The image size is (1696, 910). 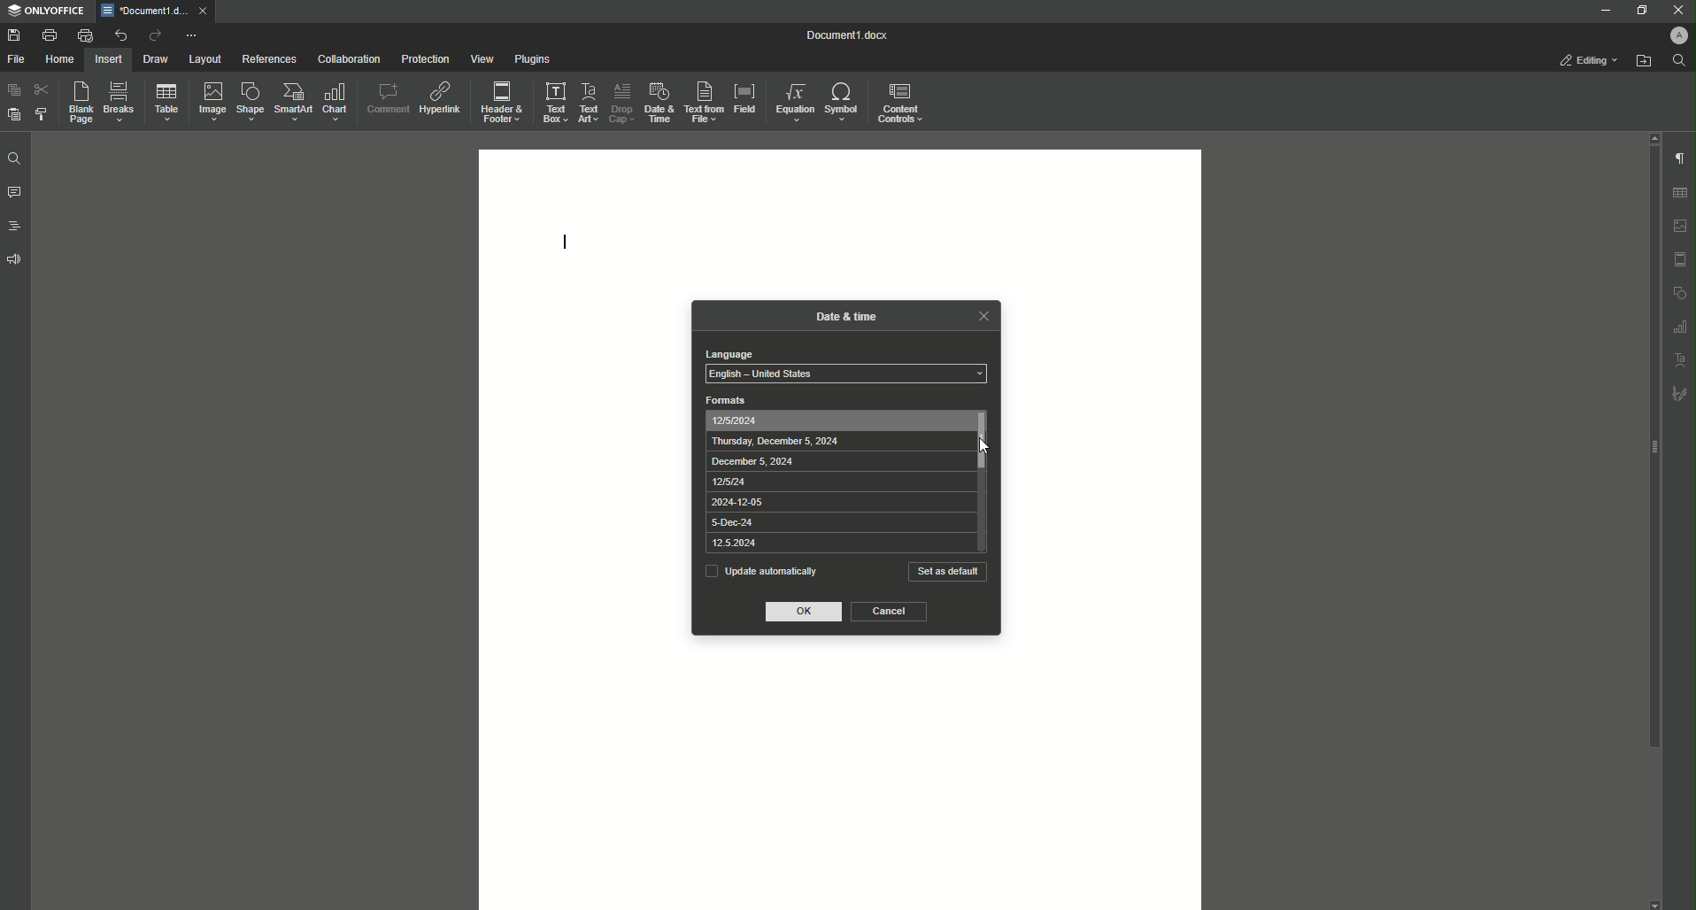 I want to click on vertical scrollbar, so click(x=983, y=442).